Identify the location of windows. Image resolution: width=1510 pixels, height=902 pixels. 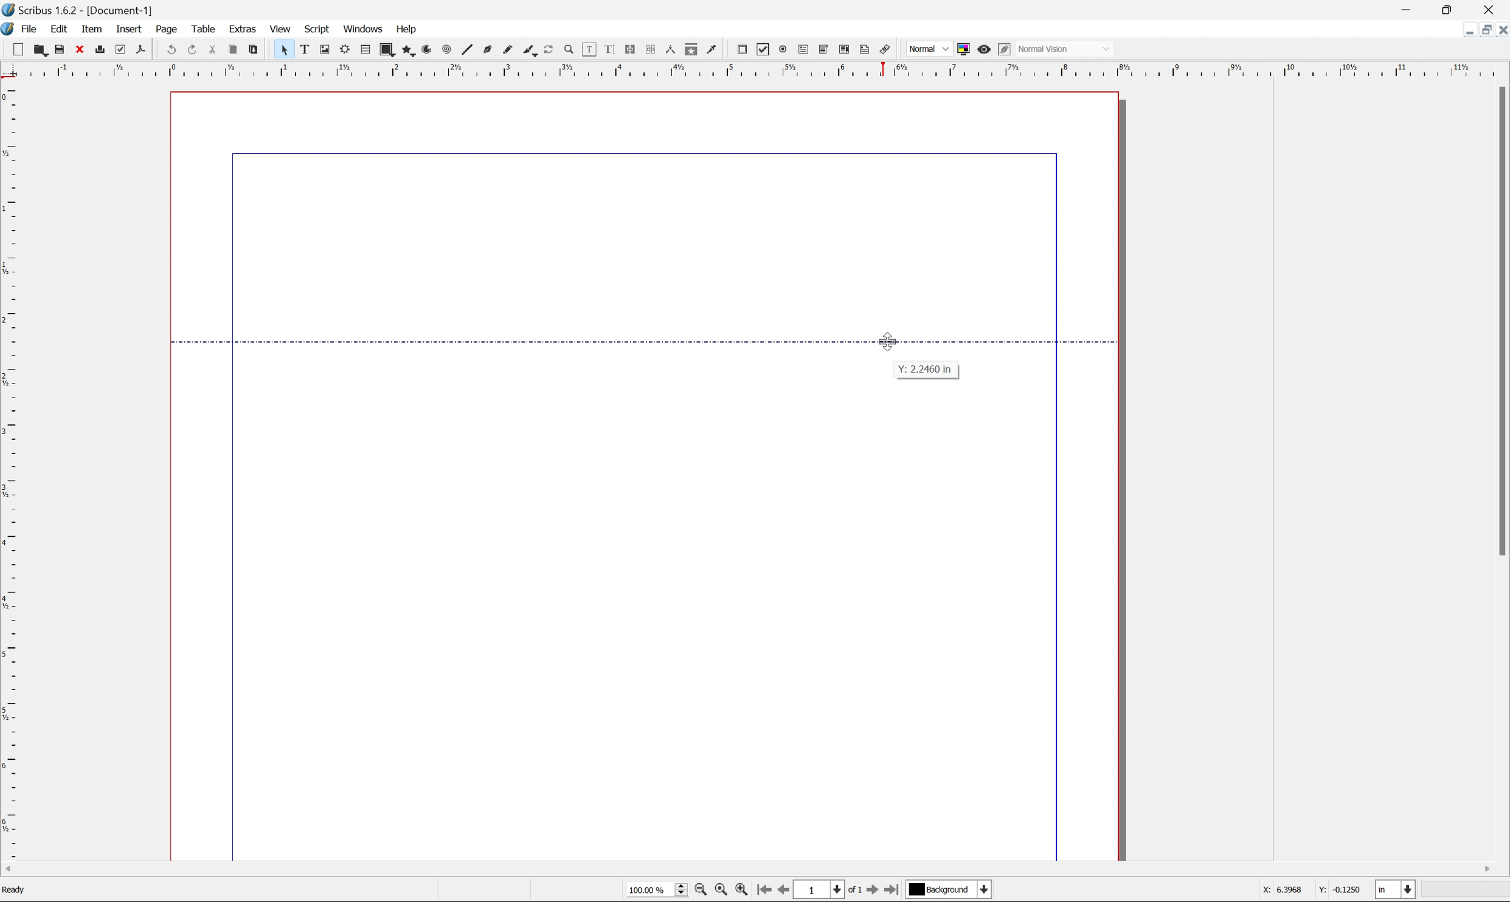
(363, 27).